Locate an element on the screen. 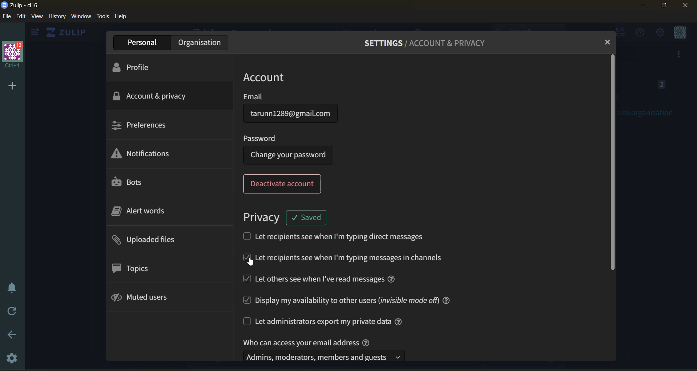 Image resolution: width=697 pixels, height=371 pixels. help is located at coordinates (121, 17).